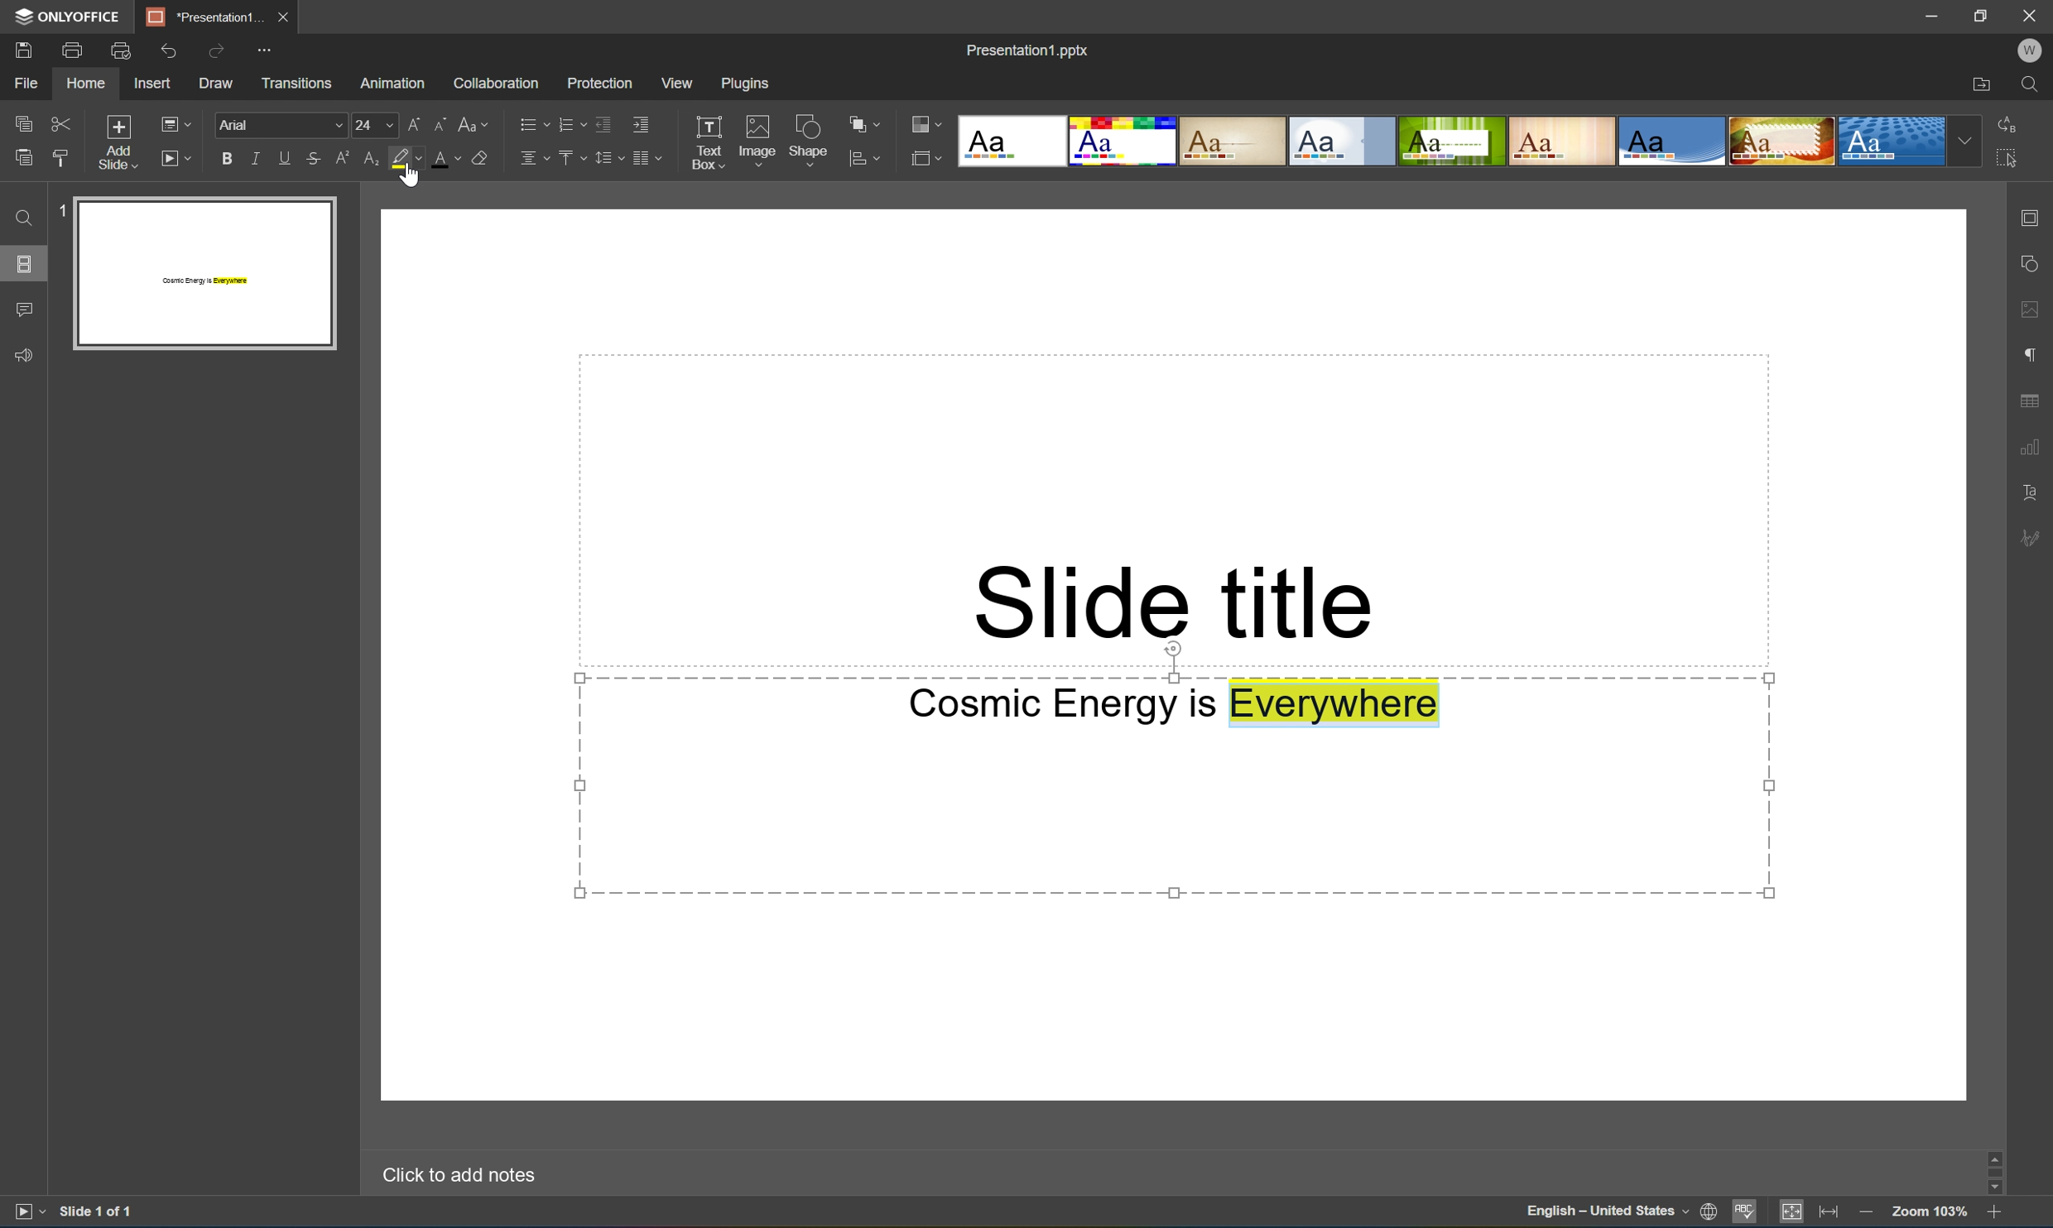  Describe the element at coordinates (1468, 141) in the screenshot. I see `Type of slides` at that location.